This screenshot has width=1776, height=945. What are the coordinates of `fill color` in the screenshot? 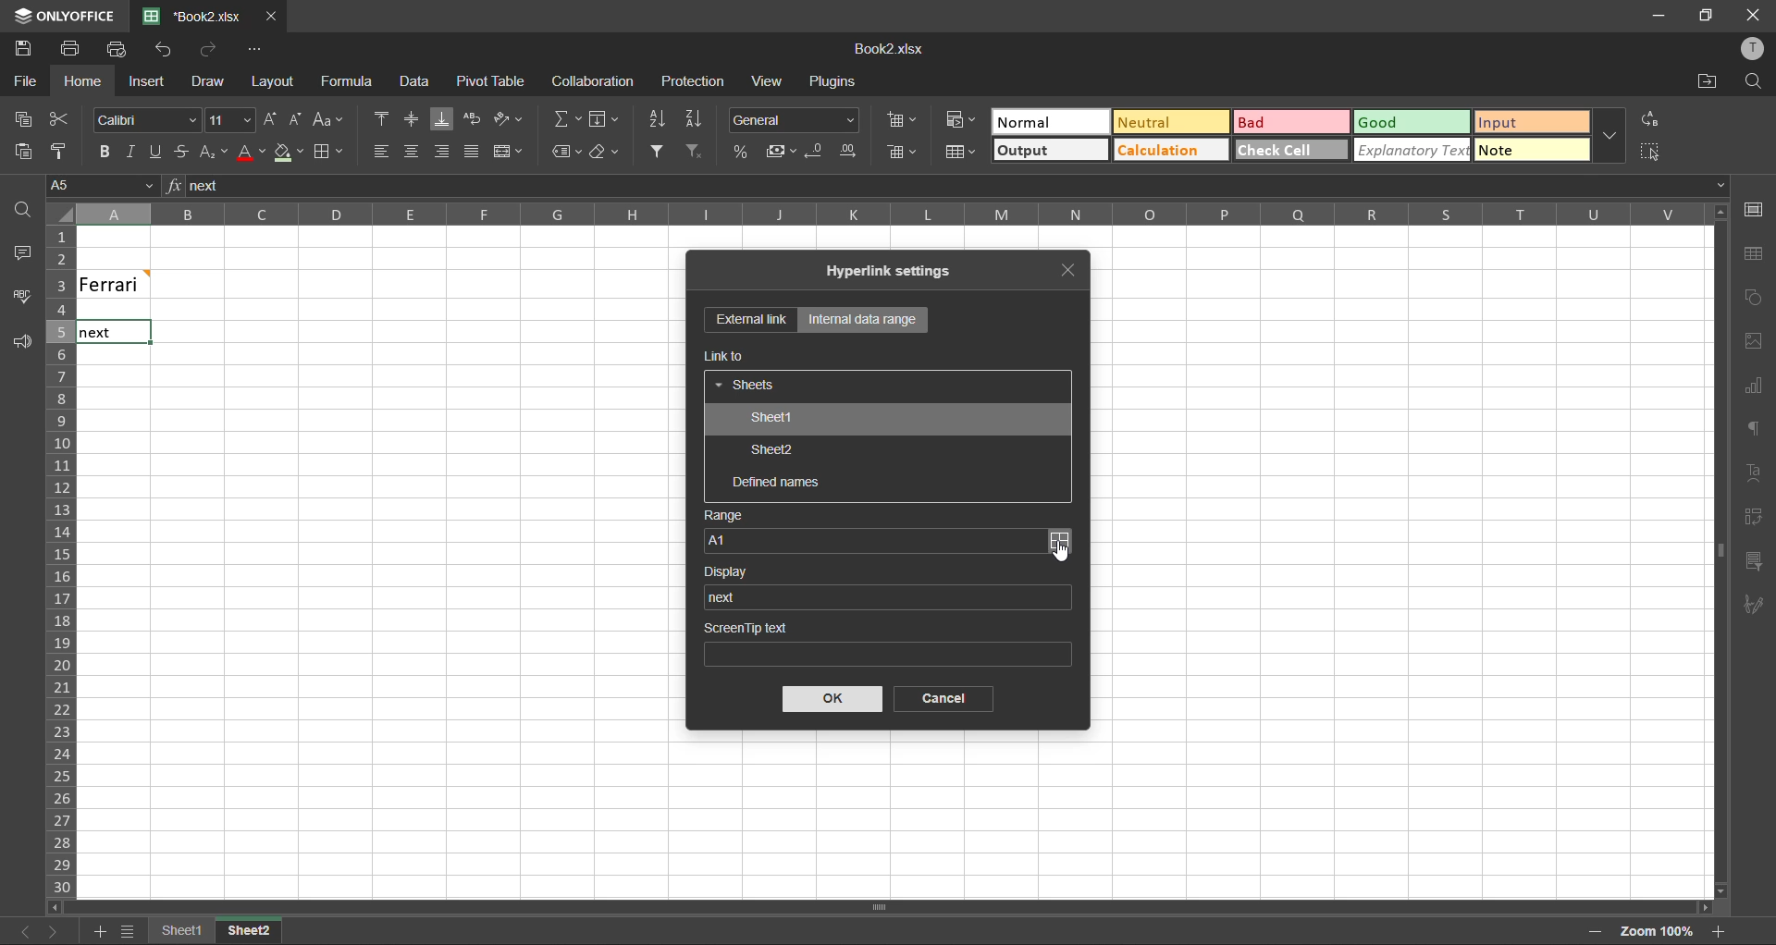 It's located at (290, 153).